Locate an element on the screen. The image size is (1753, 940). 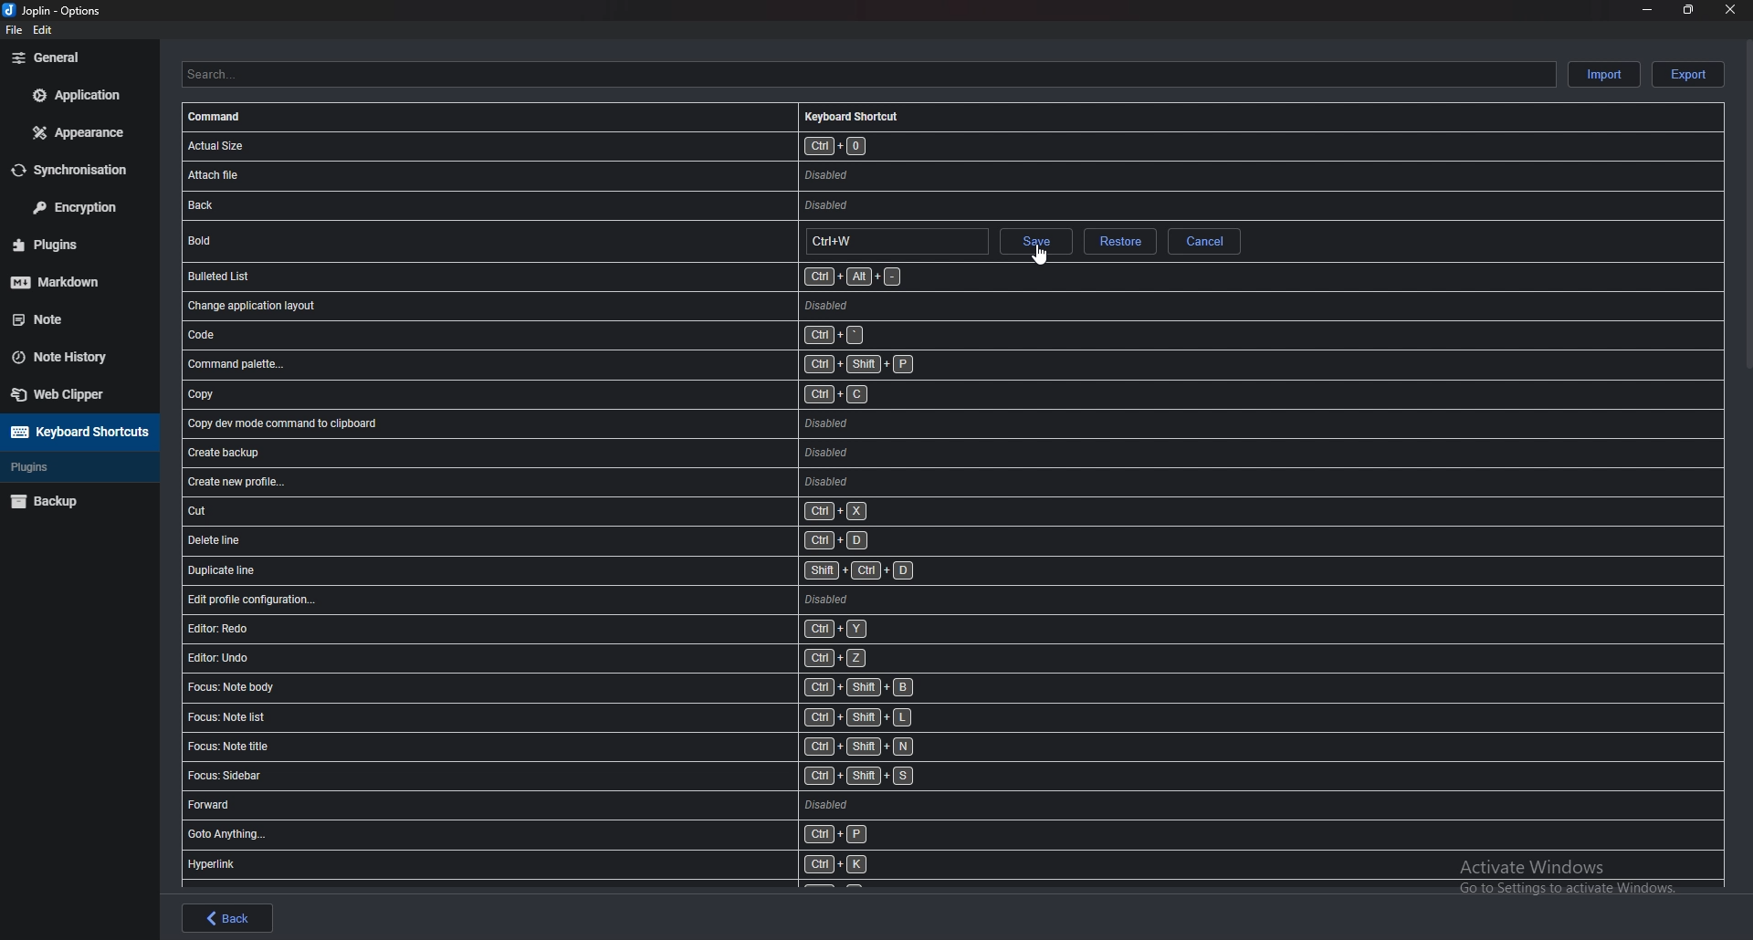
shortcut is located at coordinates (600, 687).